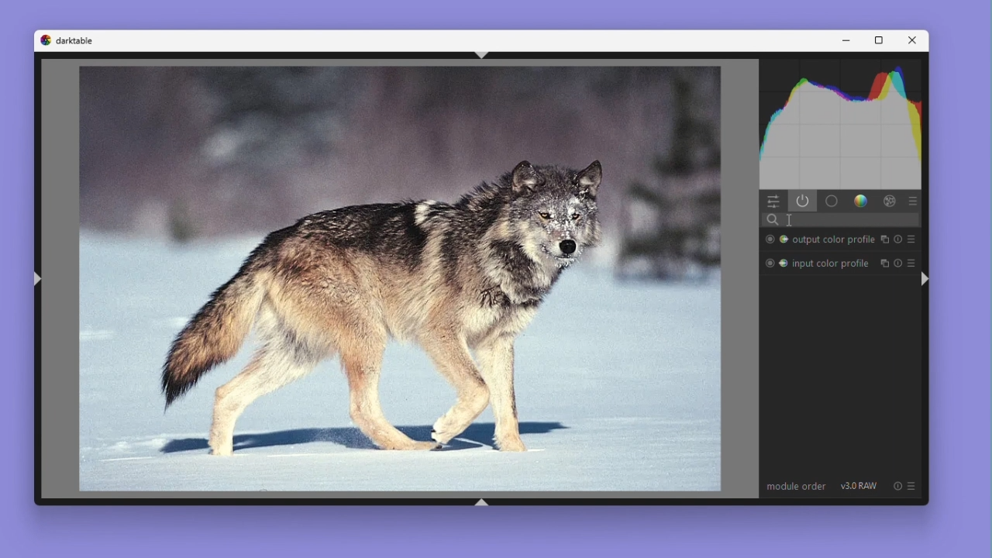 This screenshot has width=992, height=558. I want to click on base, so click(832, 201).